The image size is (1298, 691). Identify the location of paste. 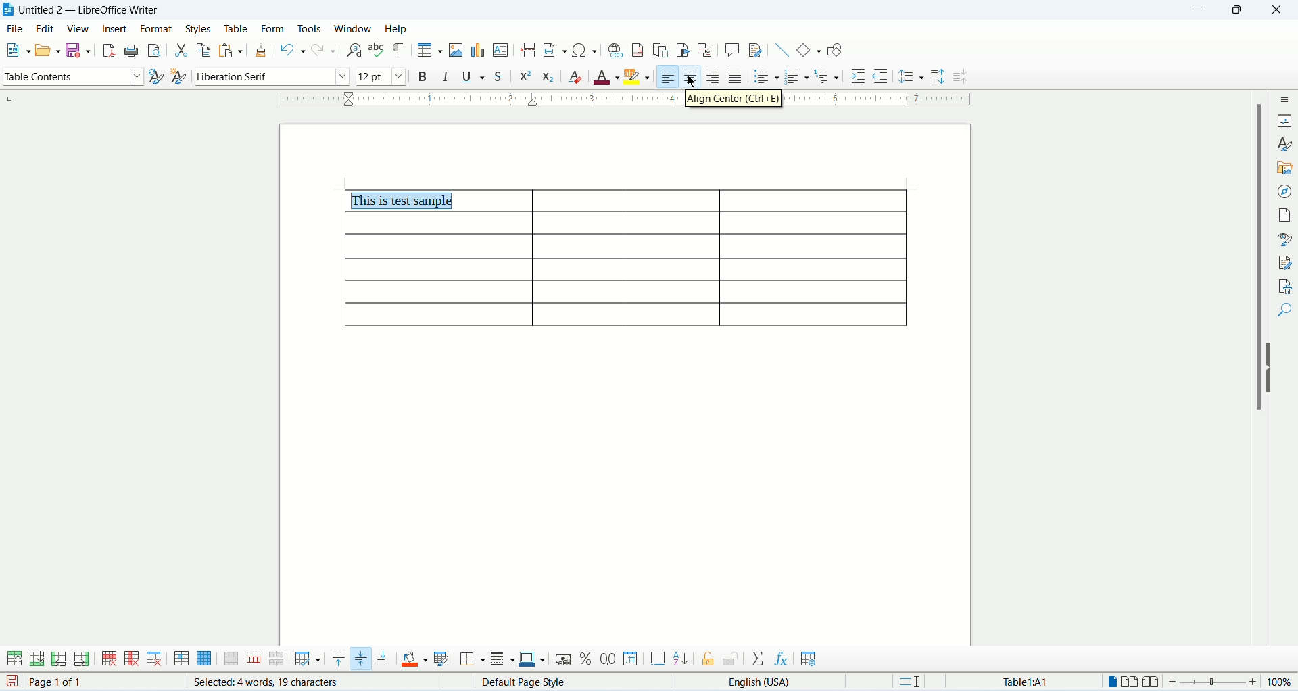
(228, 51).